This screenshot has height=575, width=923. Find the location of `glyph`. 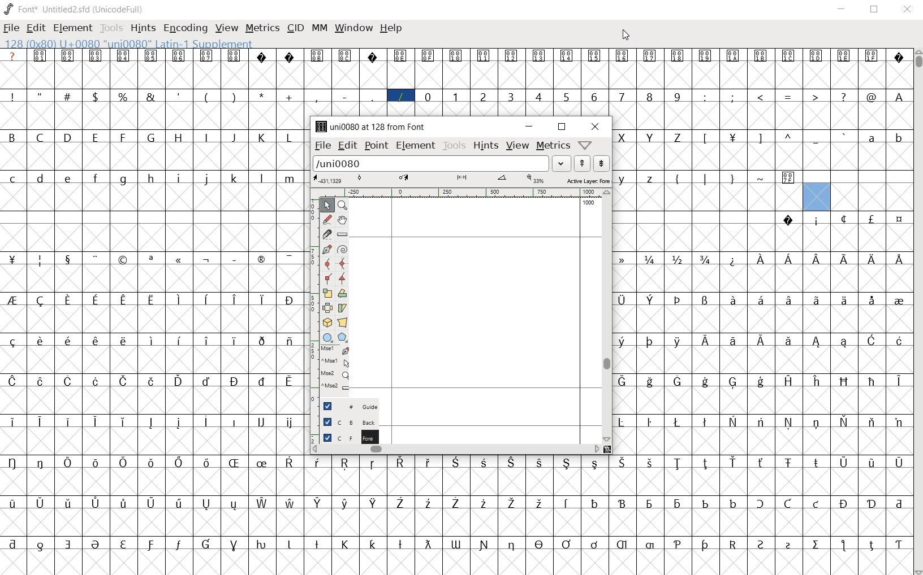

glyph is located at coordinates (373, 544).